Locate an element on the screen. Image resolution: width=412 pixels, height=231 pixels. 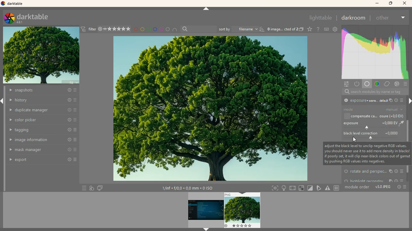
image description is located at coordinates (283, 29).